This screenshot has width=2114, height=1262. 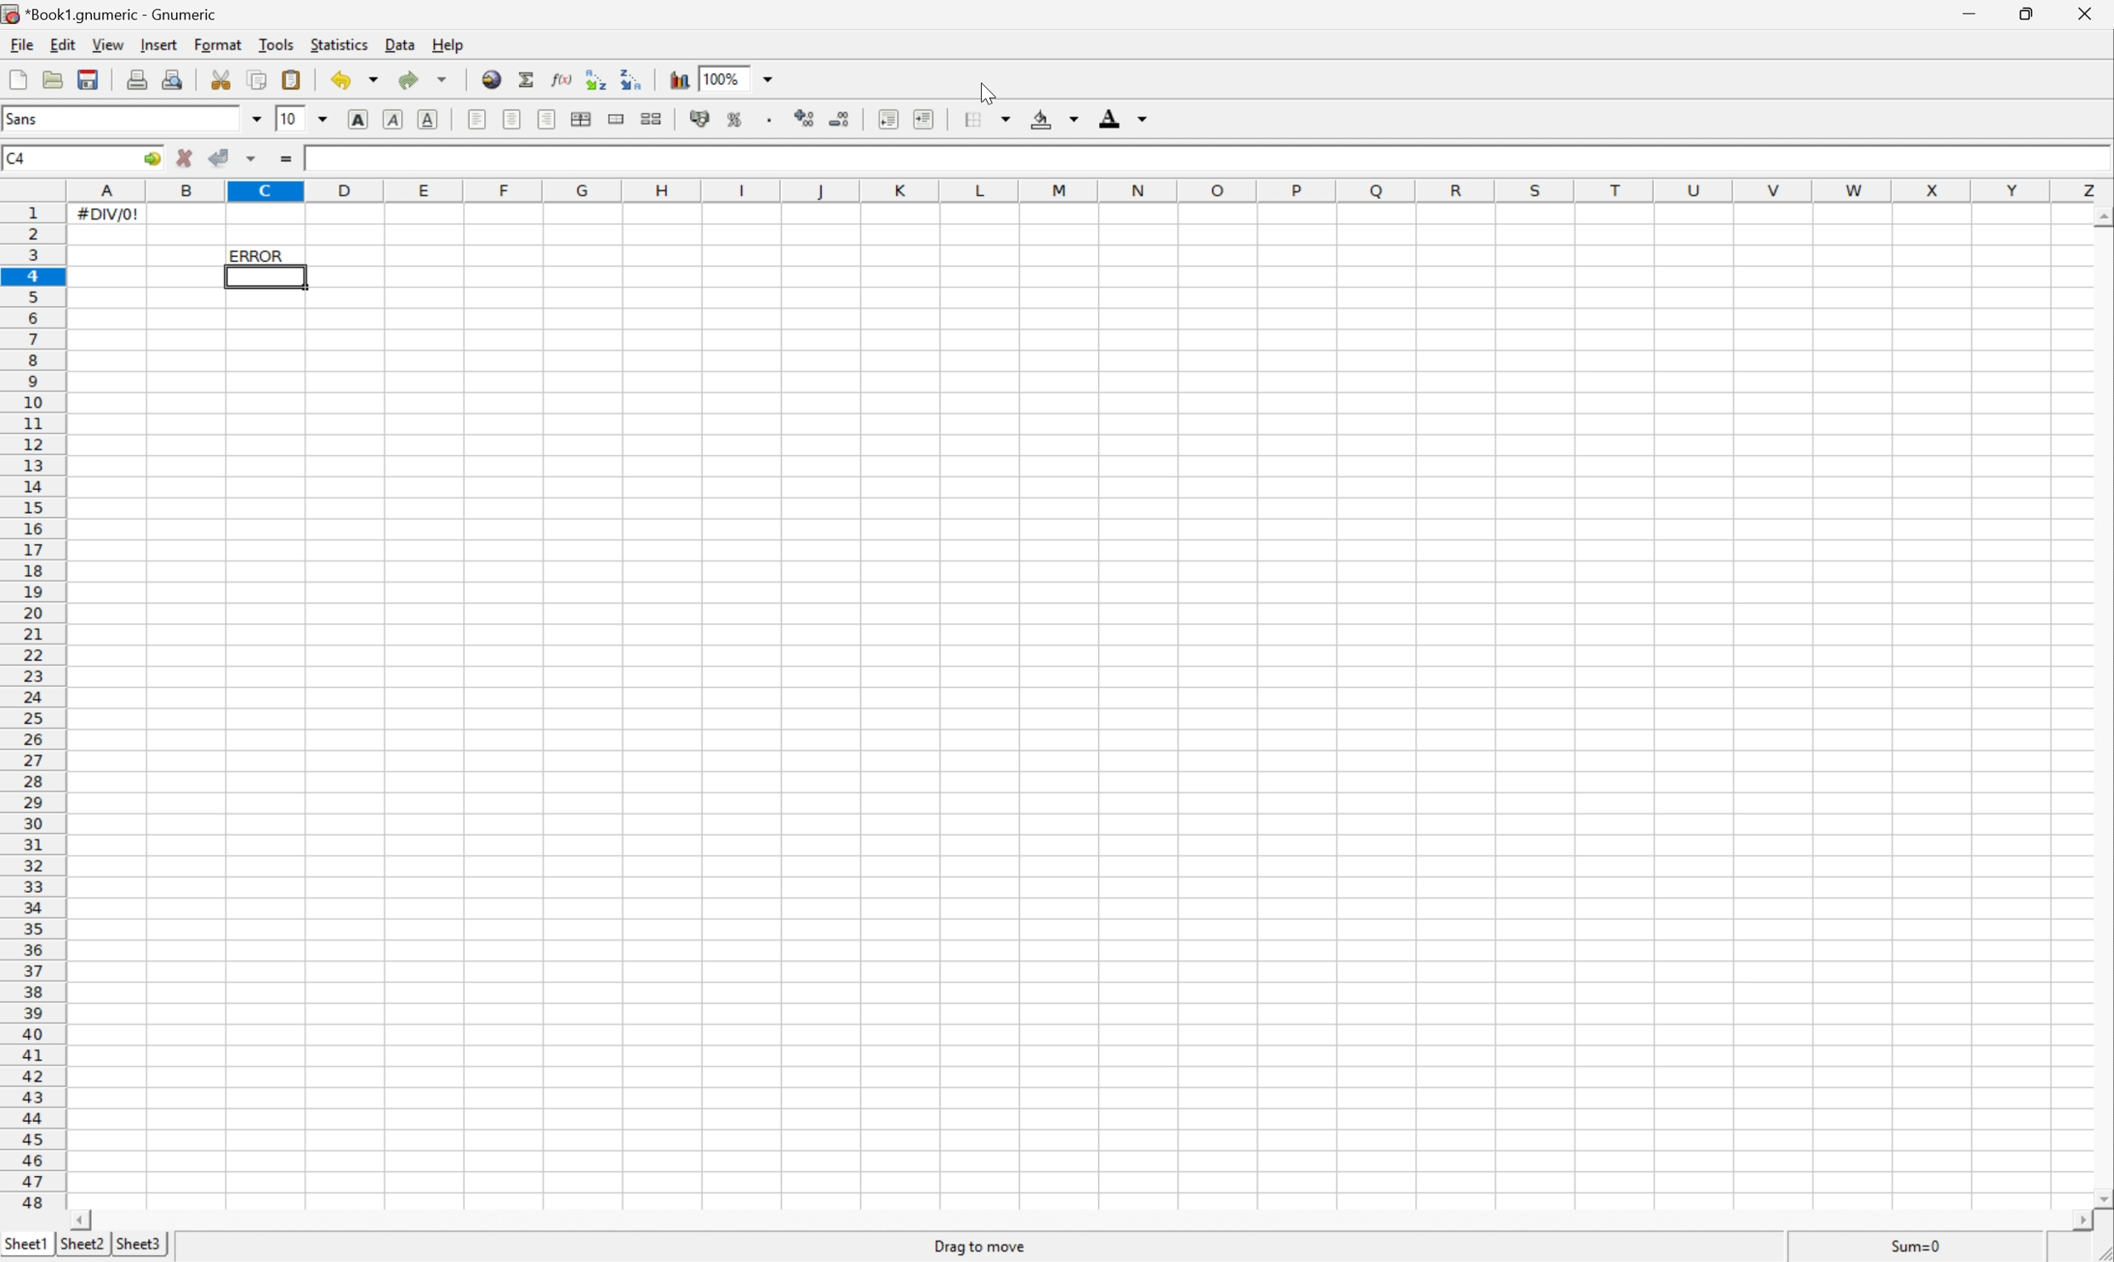 I want to click on Bold, so click(x=358, y=119).